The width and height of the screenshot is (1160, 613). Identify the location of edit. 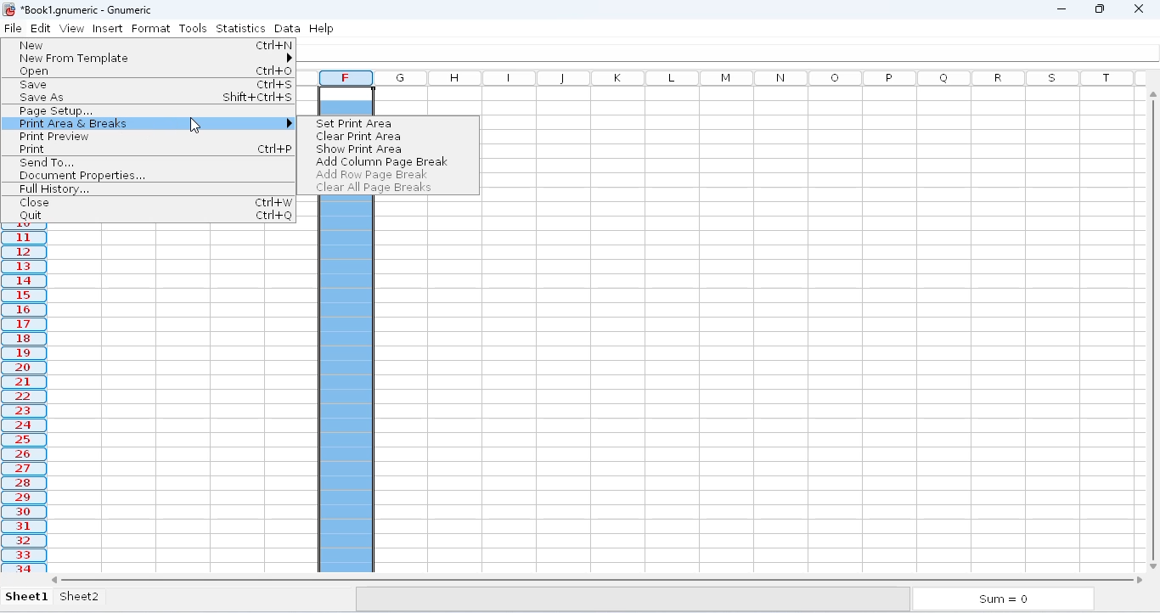
(43, 27).